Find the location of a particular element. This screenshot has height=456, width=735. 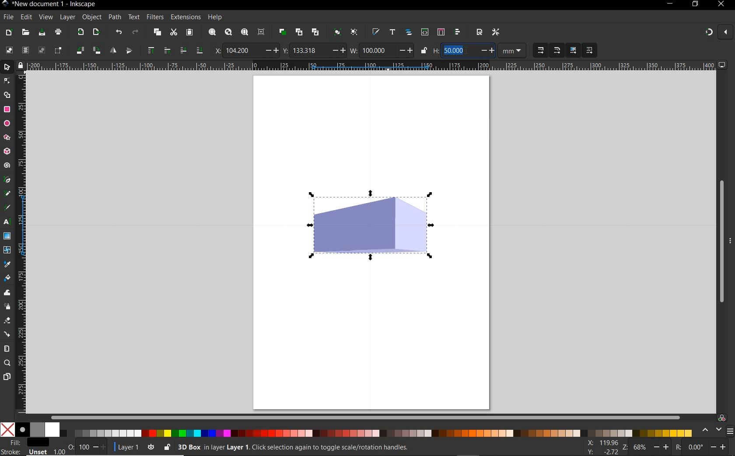

unlink clone is located at coordinates (315, 32).